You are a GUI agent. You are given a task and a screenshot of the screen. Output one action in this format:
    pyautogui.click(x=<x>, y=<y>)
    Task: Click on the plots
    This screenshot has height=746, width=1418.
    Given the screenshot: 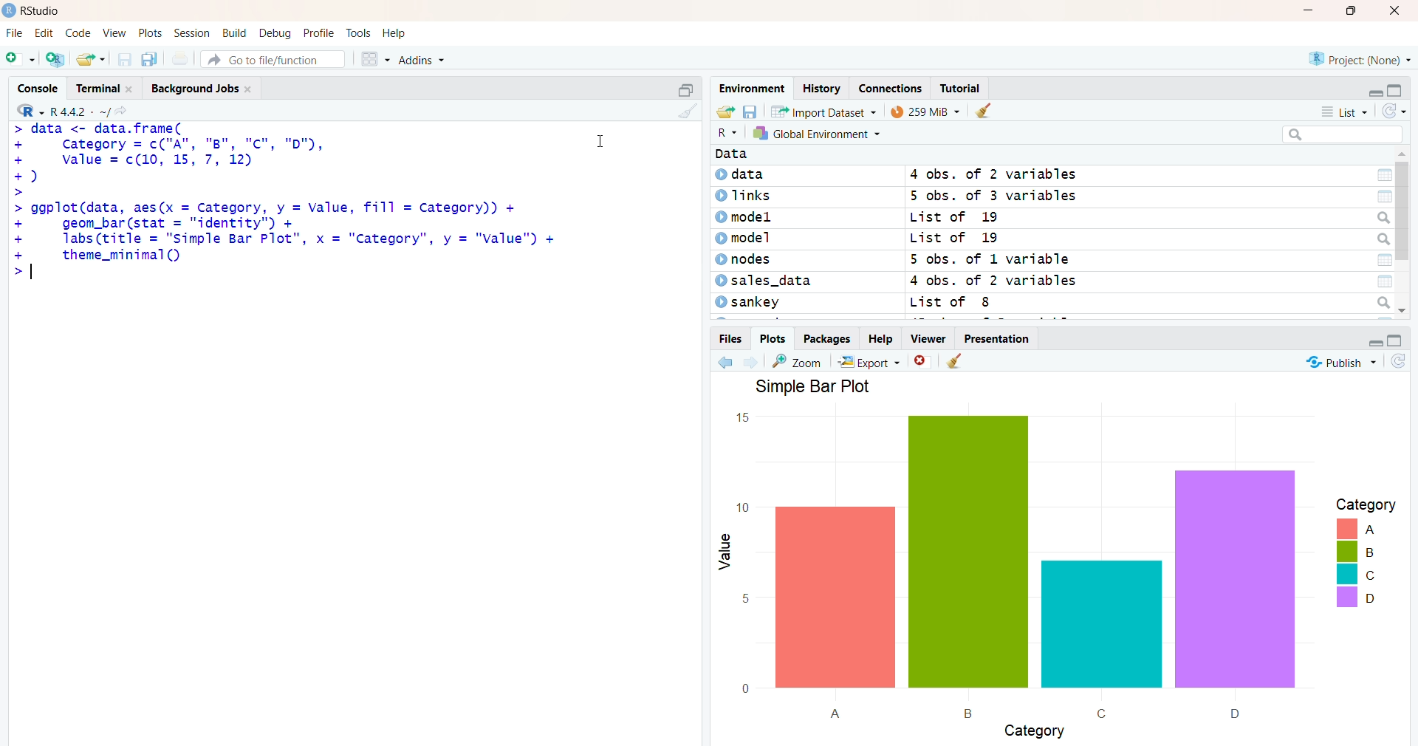 What is the action you would take?
    pyautogui.click(x=769, y=339)
    